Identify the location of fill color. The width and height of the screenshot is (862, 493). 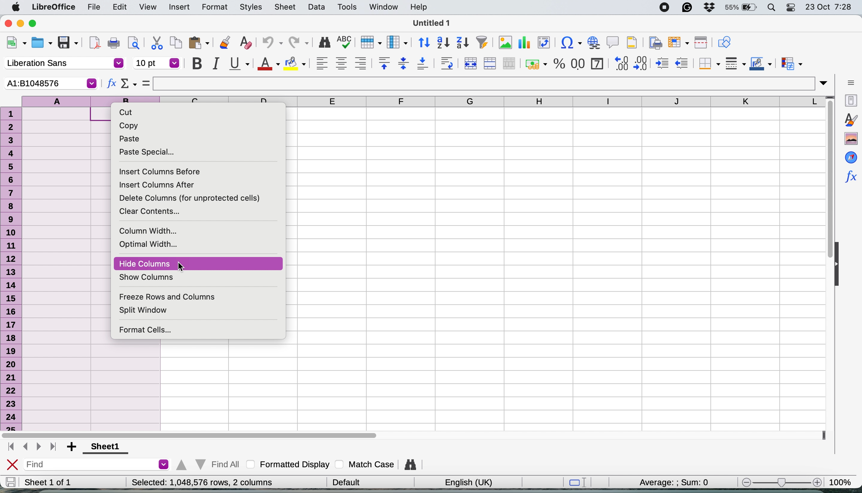
(295, 64).